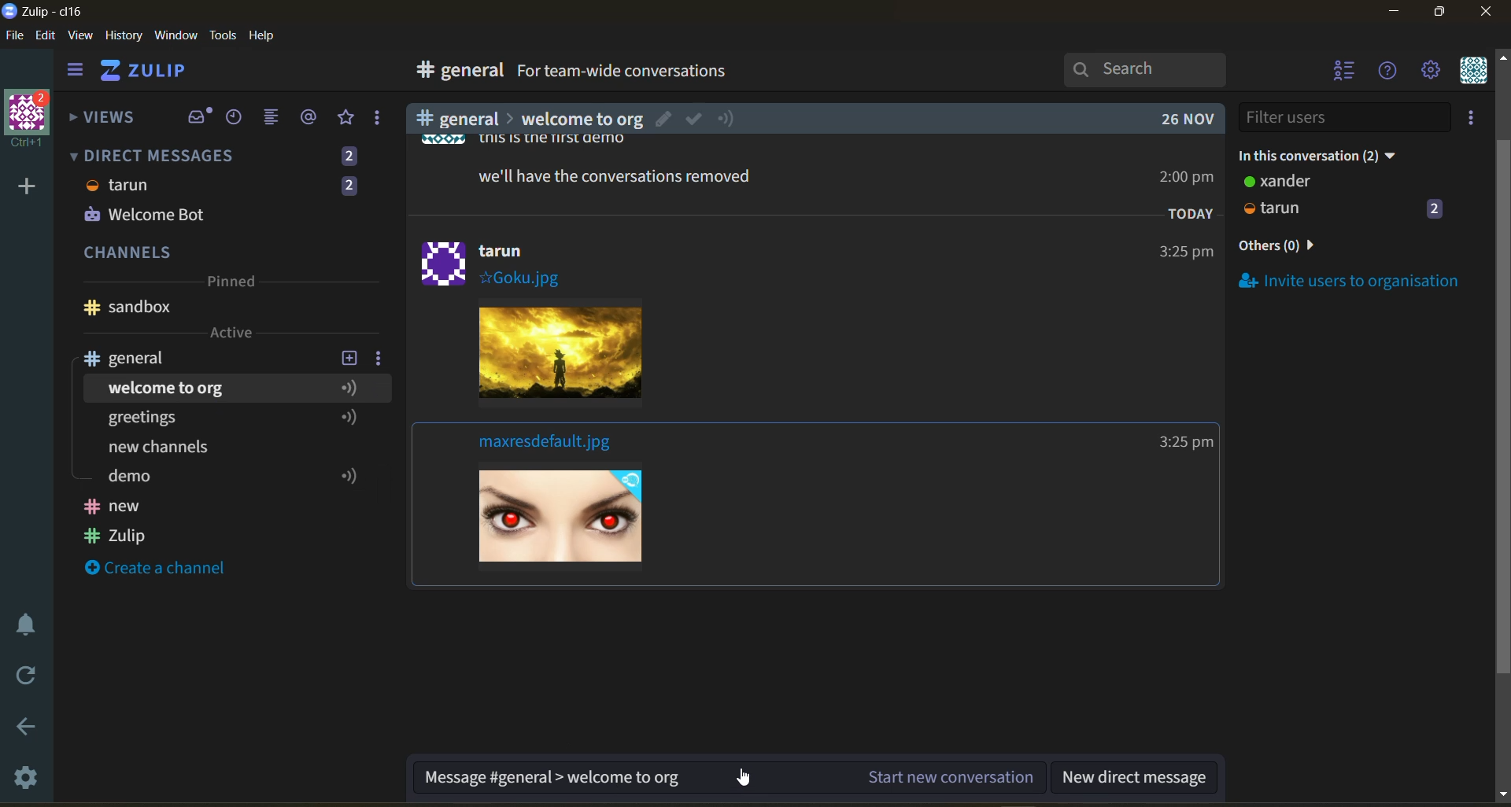  I want to click on , so click(1182, 252).